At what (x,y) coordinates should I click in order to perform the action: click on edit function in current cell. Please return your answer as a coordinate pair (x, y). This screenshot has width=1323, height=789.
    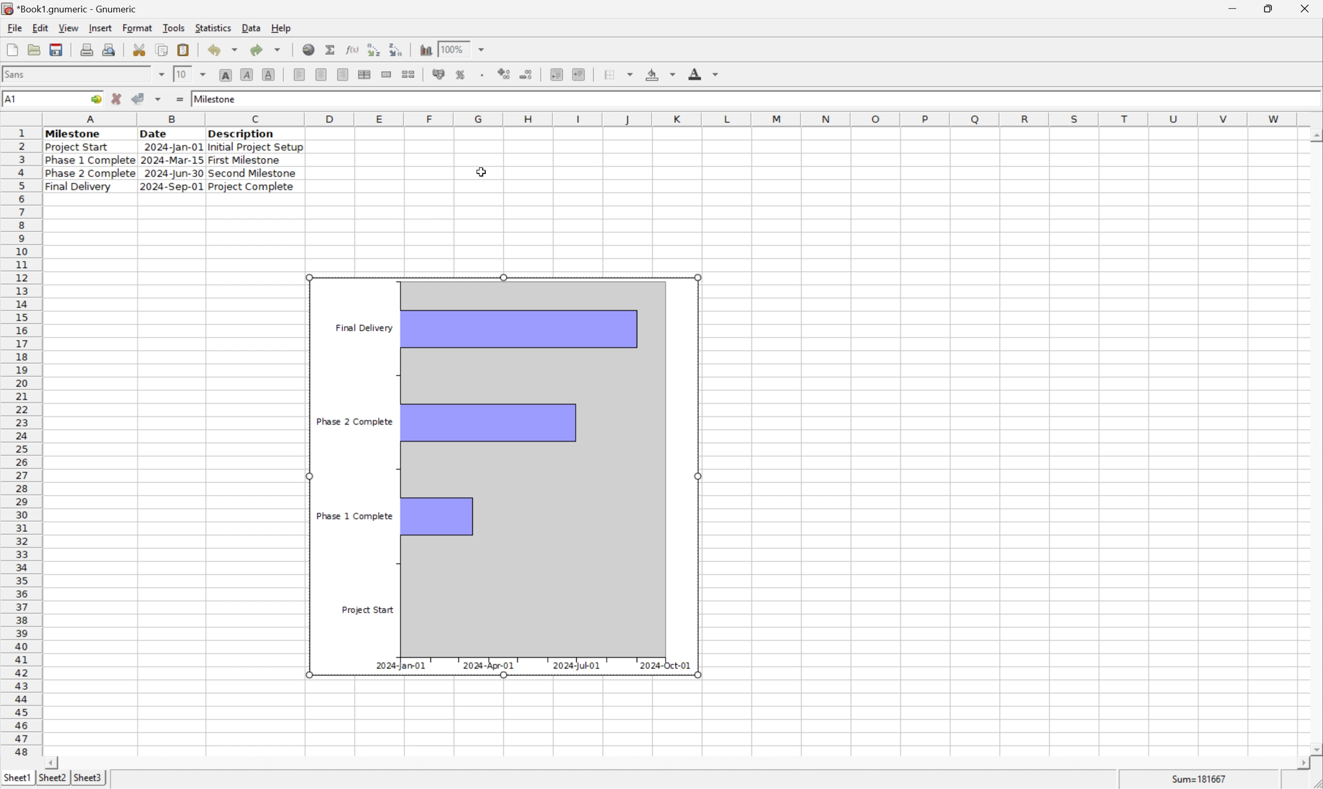
    Looking at the image, I should click on (352, 49).